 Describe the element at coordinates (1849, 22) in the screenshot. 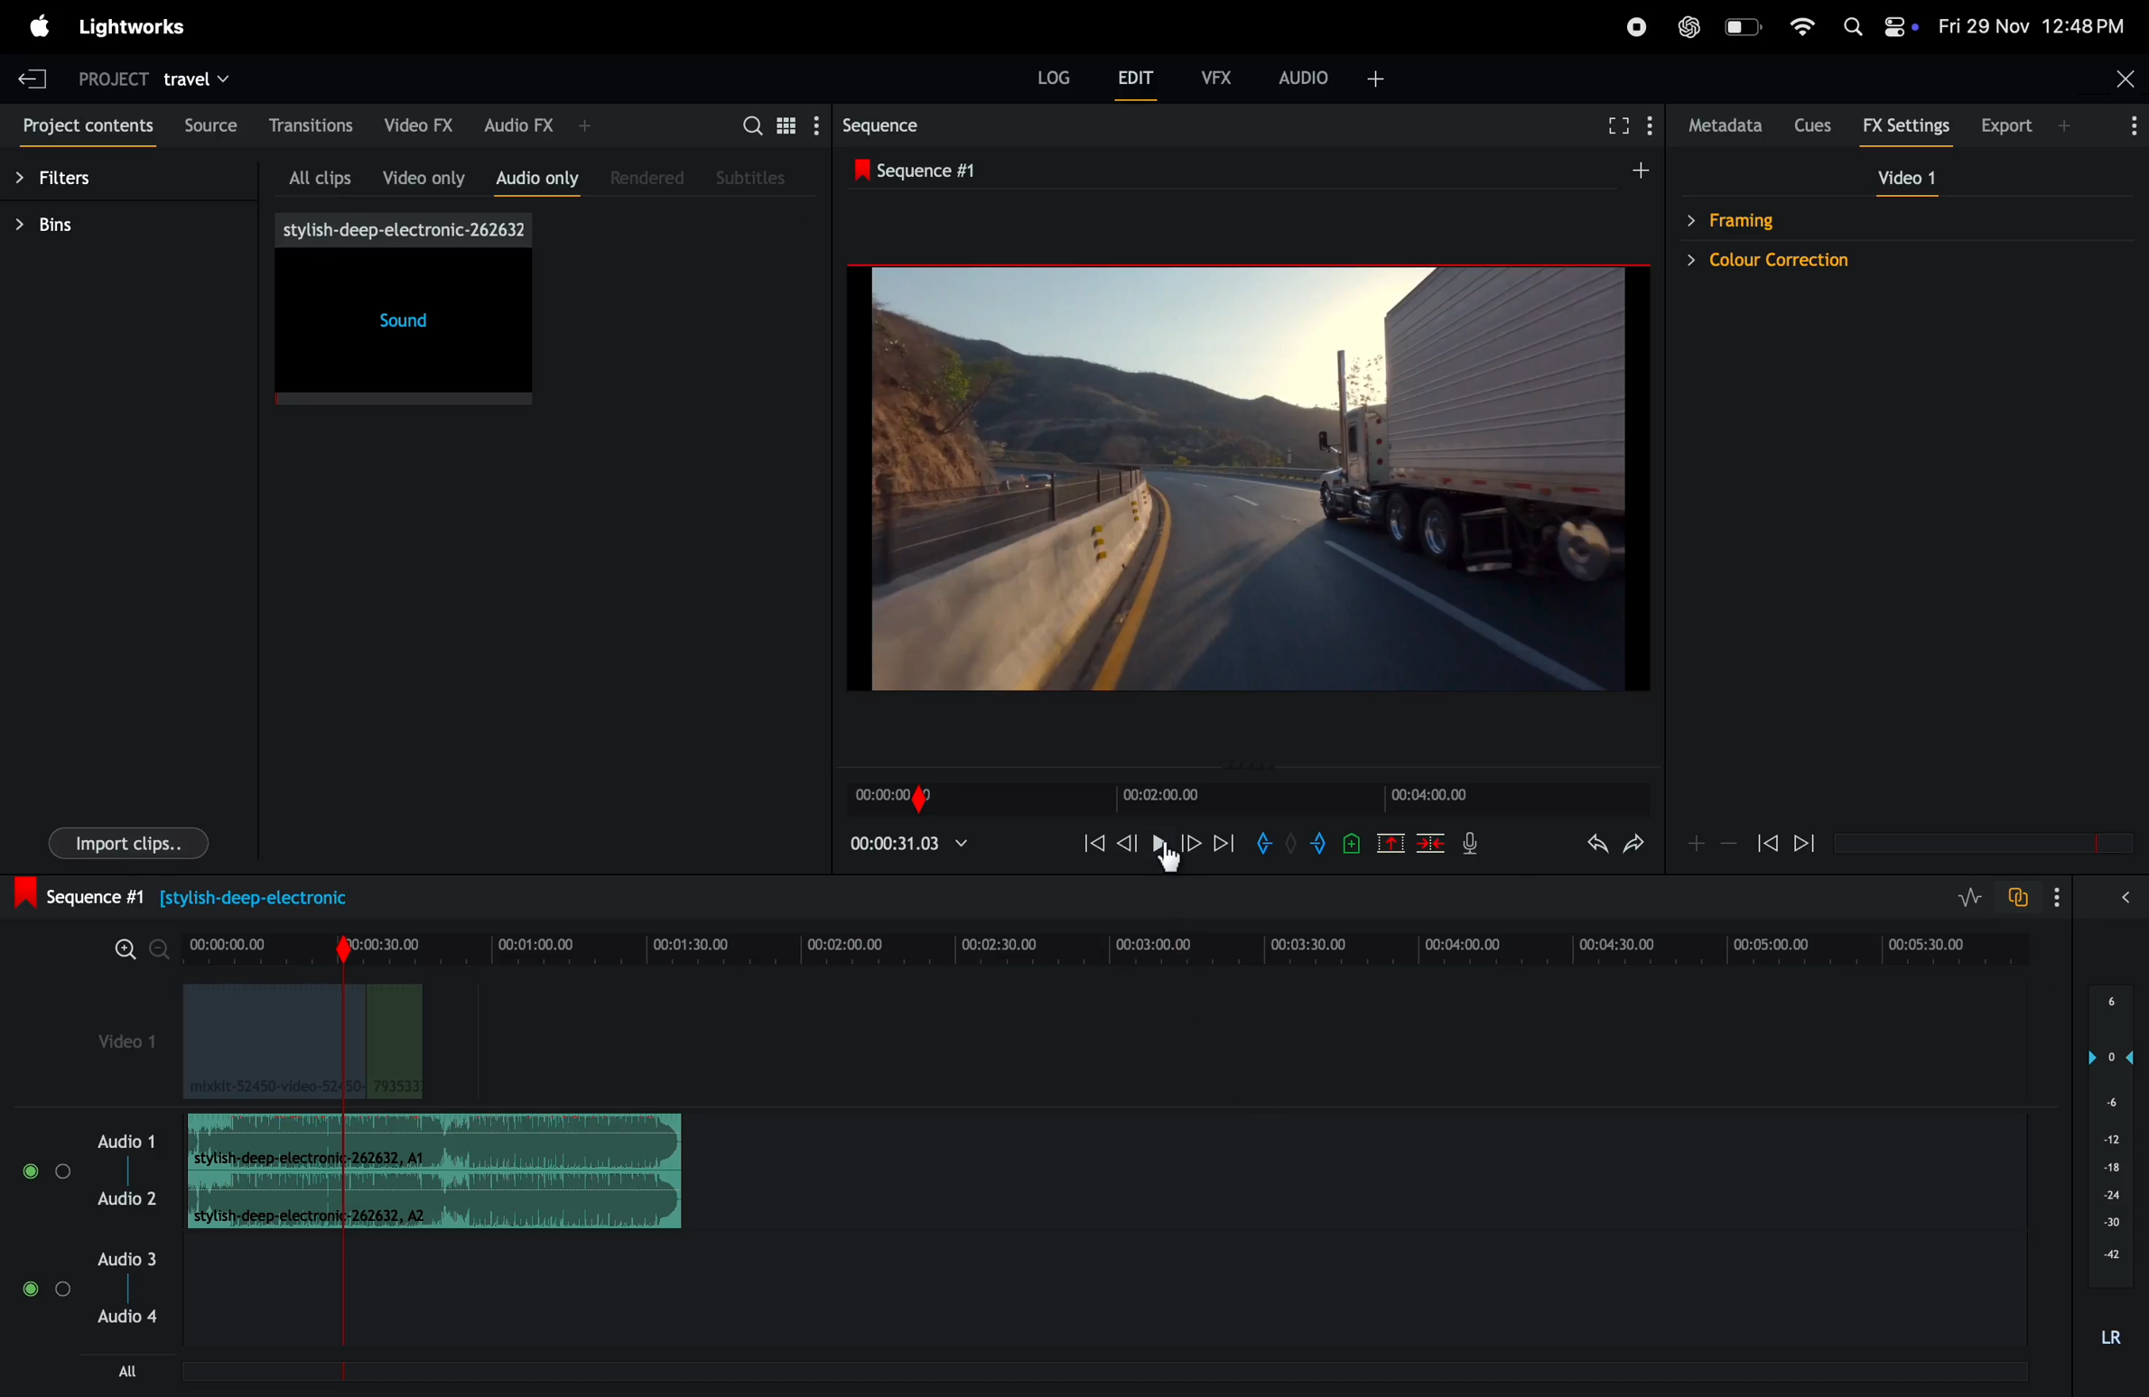

I see `Spotlight.` at that location.